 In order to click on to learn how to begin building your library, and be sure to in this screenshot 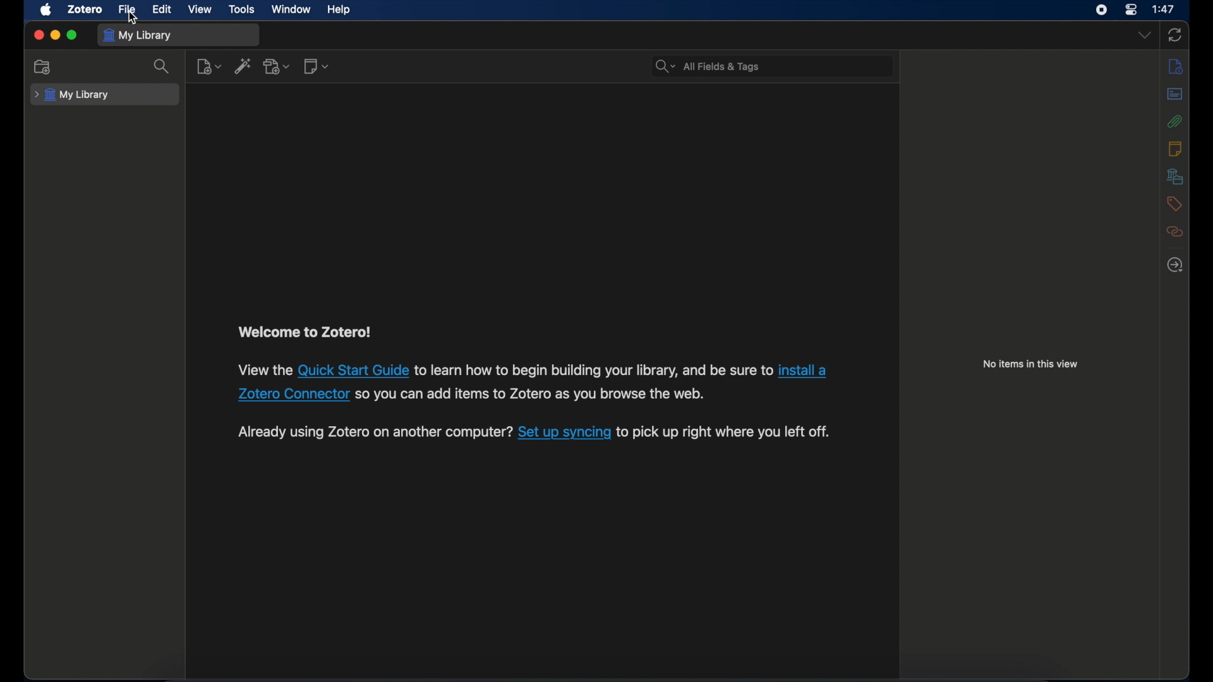, I will do `click(594, 370)`.